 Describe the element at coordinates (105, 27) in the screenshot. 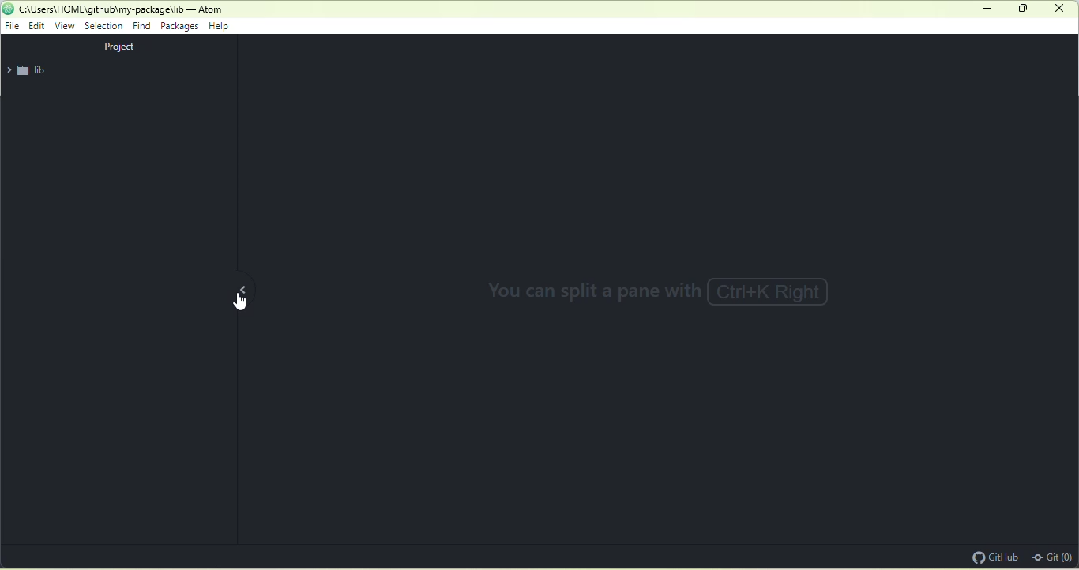

I see `selection` at that location.